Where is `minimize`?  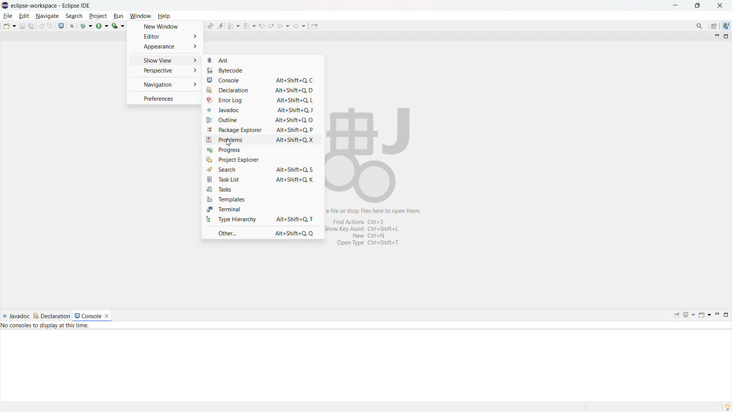 minimize is located at coordinates (676, 6).